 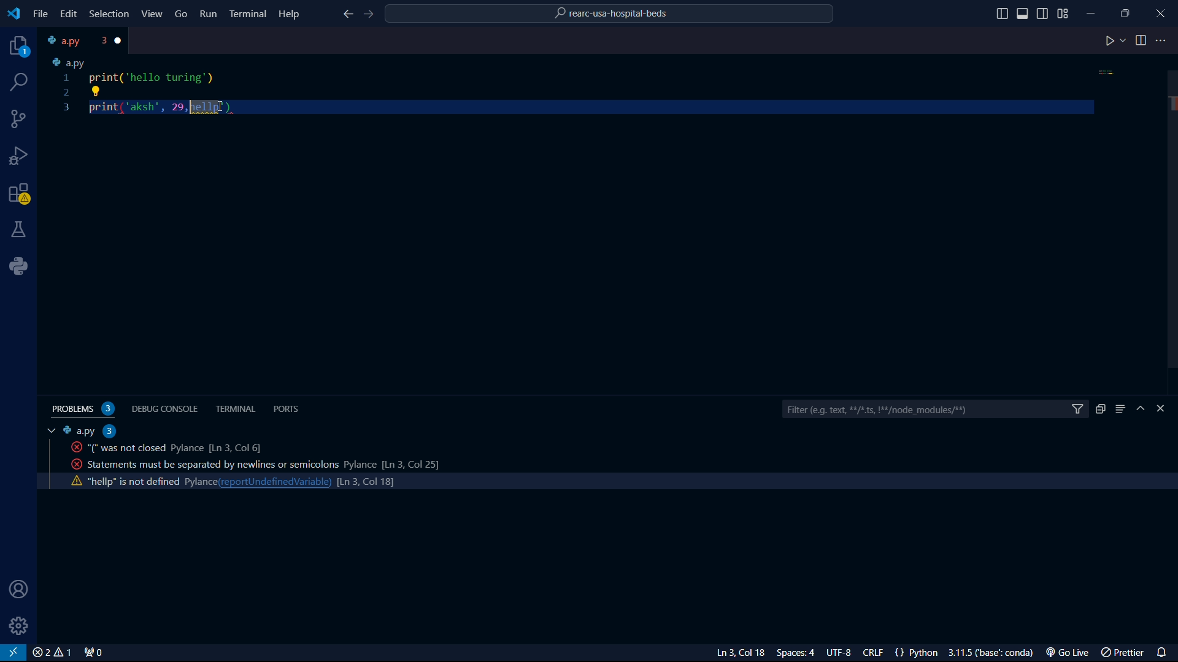 I want to click on {} Python, so click(x=918, y=653).